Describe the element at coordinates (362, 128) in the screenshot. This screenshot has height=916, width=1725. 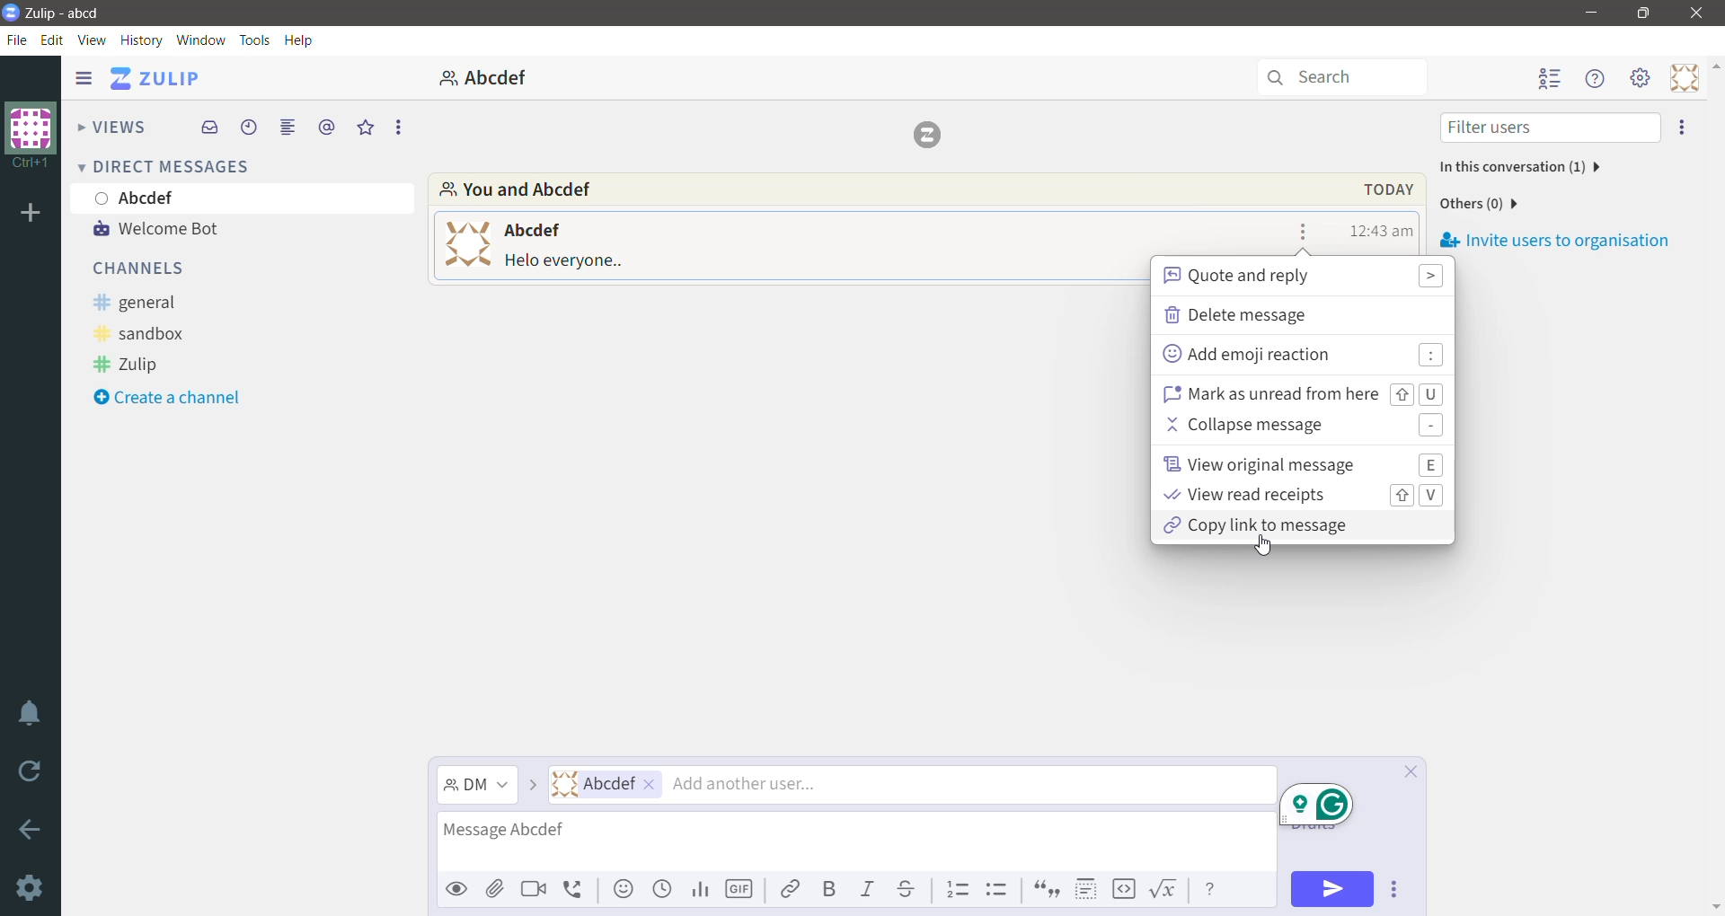
I see `Starred Messages` at that location.